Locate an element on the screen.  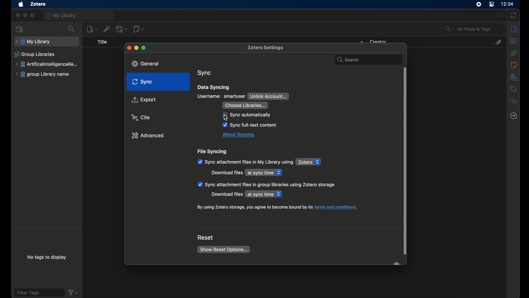
my library is located at coordinates (46, 42).